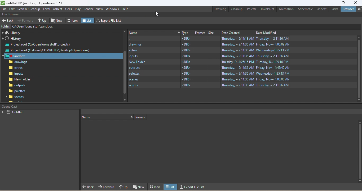 The height and width of the screenshot is (191, 362). Describe the element at coordinates (43, 20) in the screenshot. I see `Up` at that location.